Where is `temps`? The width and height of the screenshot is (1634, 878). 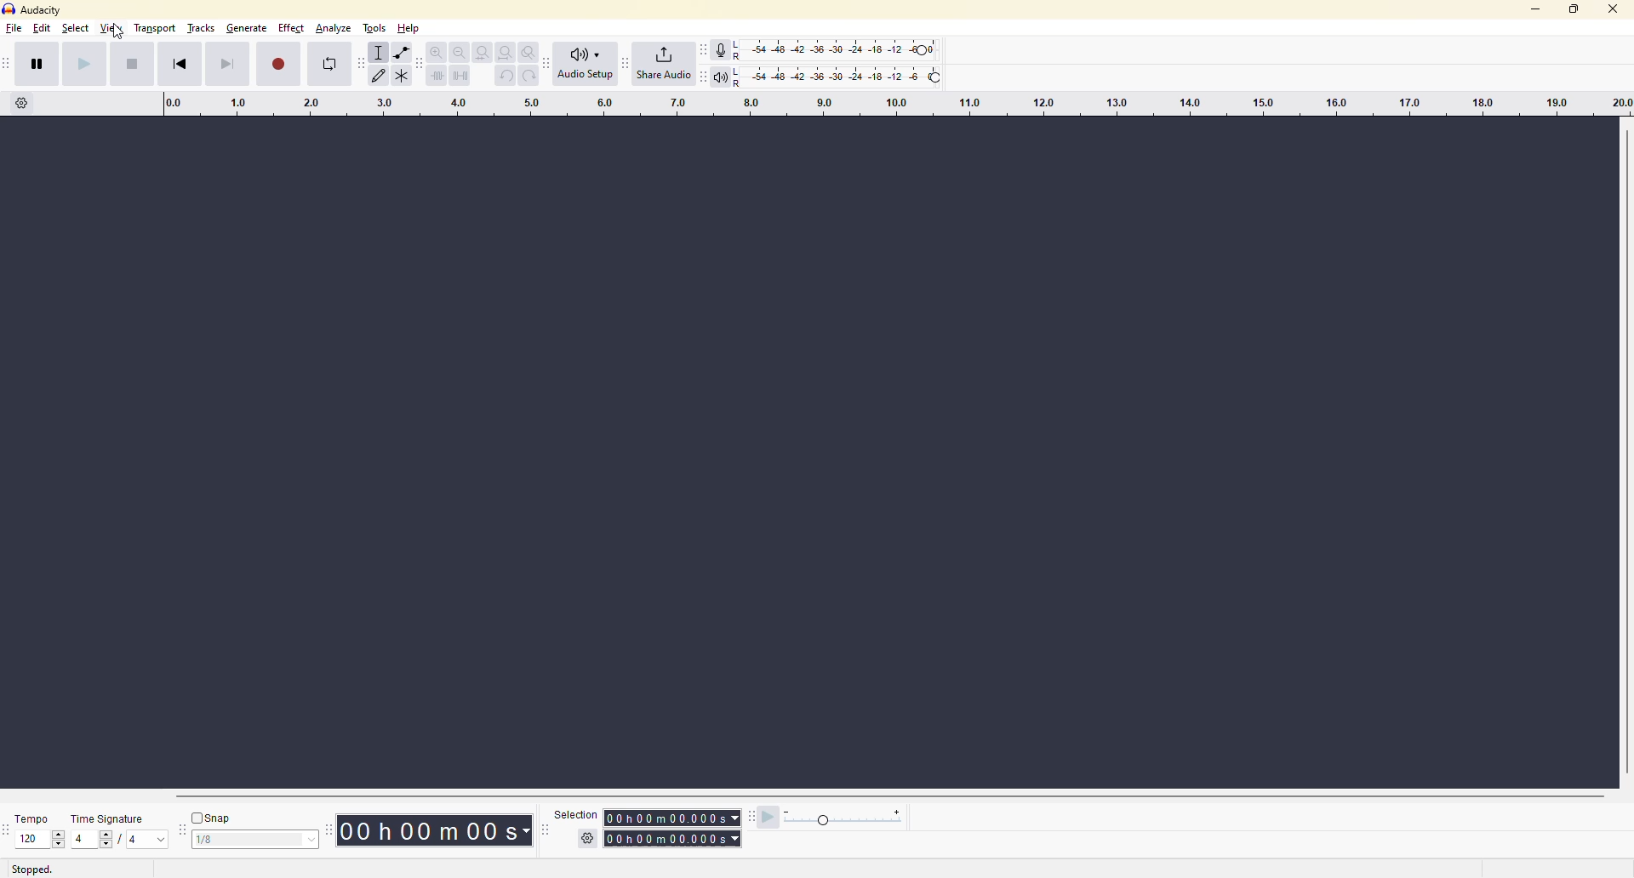
temps is located at coordinates (33, 818).